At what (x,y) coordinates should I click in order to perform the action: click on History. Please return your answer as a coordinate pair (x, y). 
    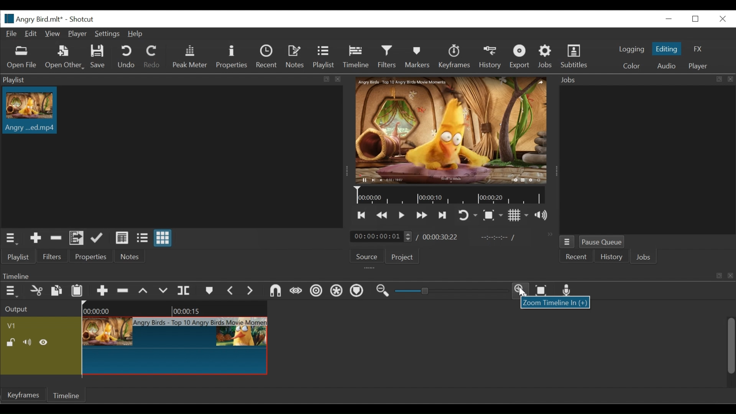
    Looking at the image, I should click on (491, 57).